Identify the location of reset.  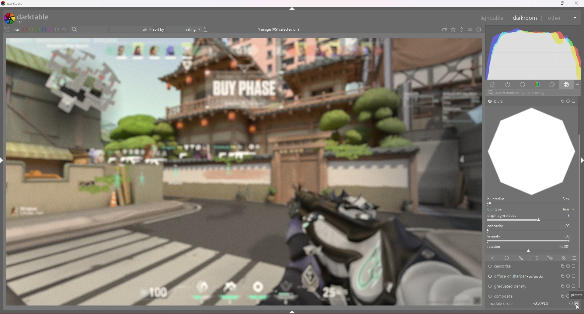
(568, 266).